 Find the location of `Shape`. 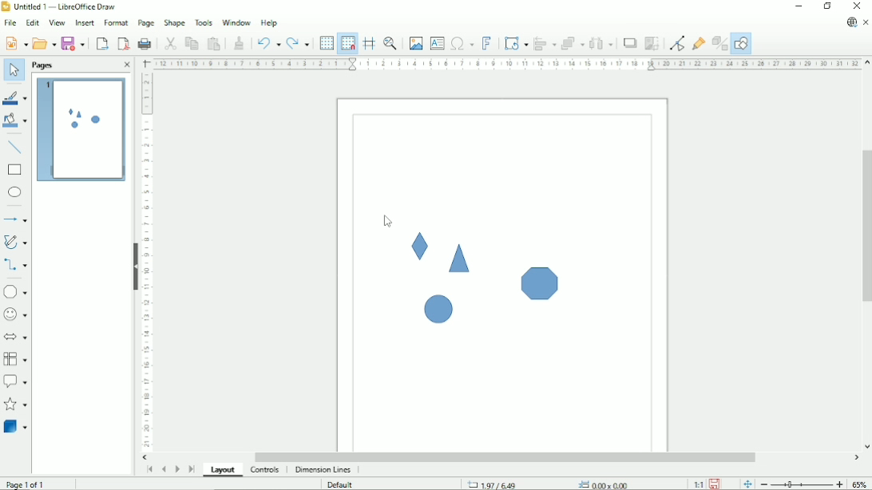

Shape is located at coordinates (459, 259).